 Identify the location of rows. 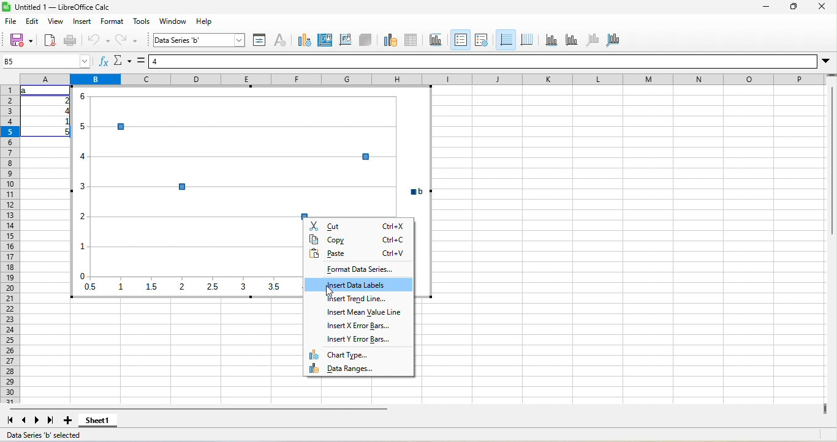
(10, 244).